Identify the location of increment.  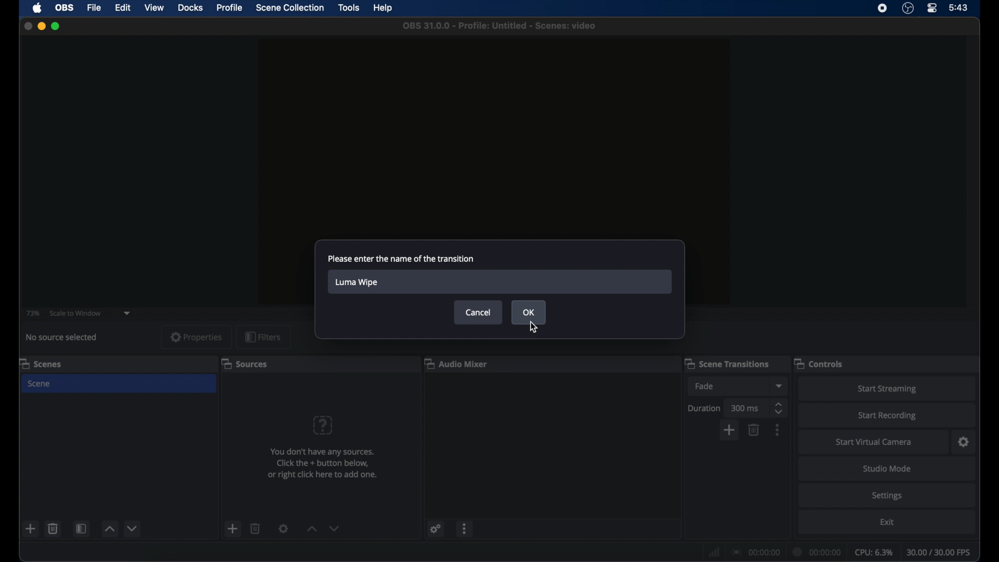
(312, 529).